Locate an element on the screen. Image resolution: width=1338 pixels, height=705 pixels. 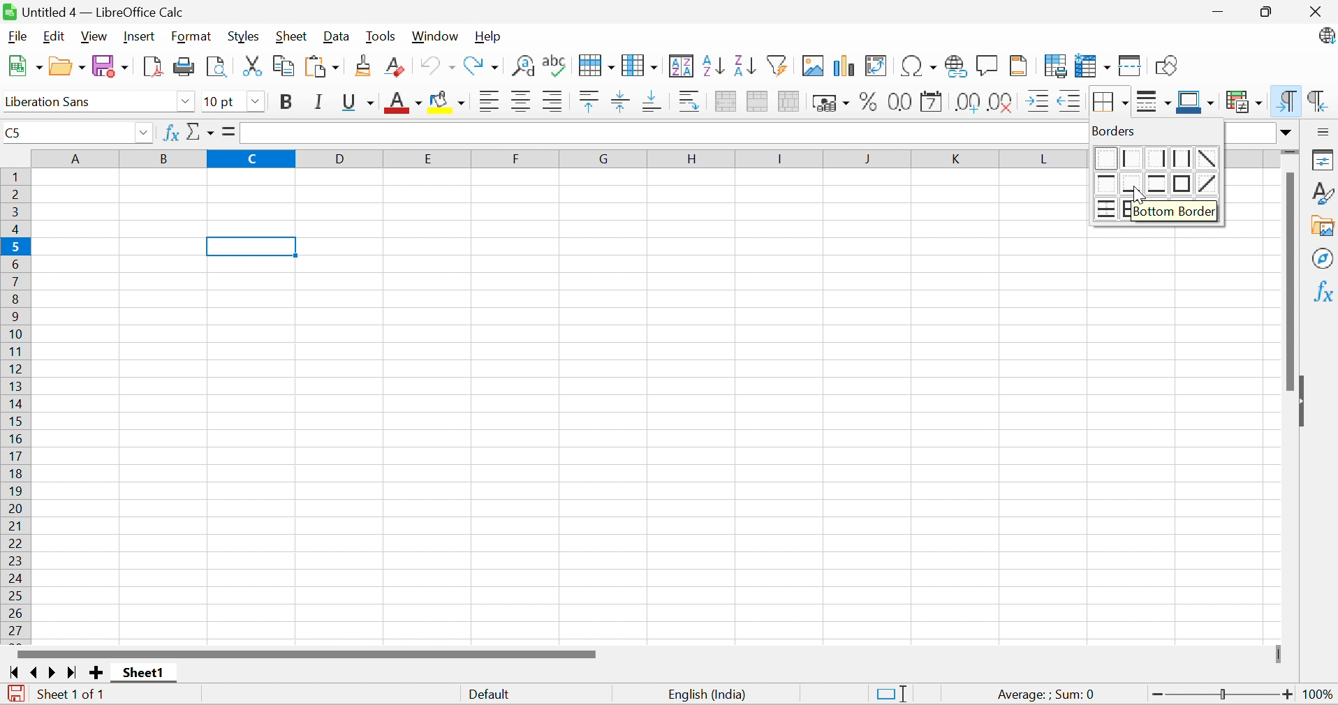
cursor is located at coordinates (1140, 196).